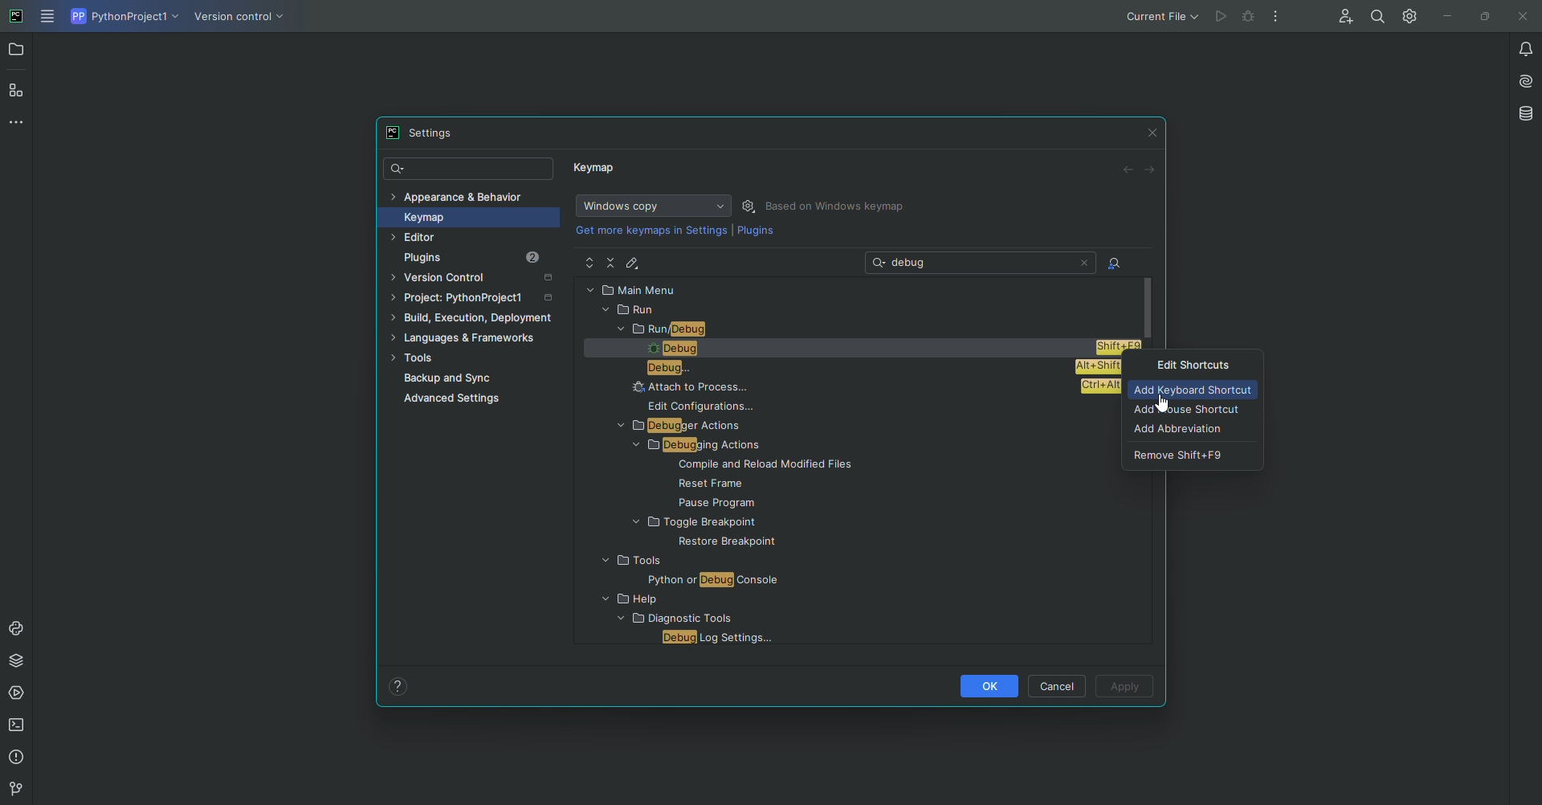  Describe the element at coordinates (1193, 454) in the screenshot. I see `Remove` at that location.